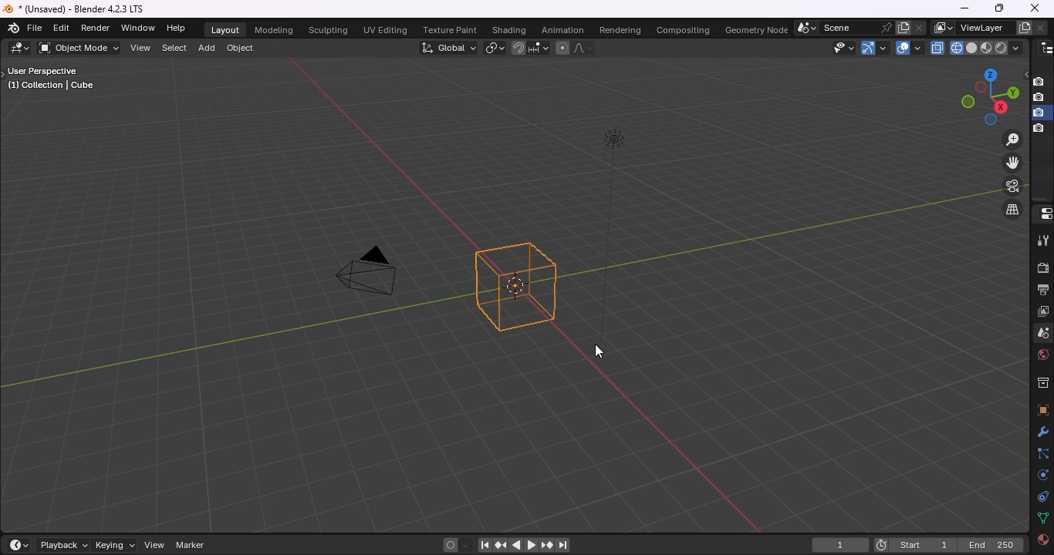  I want to click on add view layer, so click(1022, 27).